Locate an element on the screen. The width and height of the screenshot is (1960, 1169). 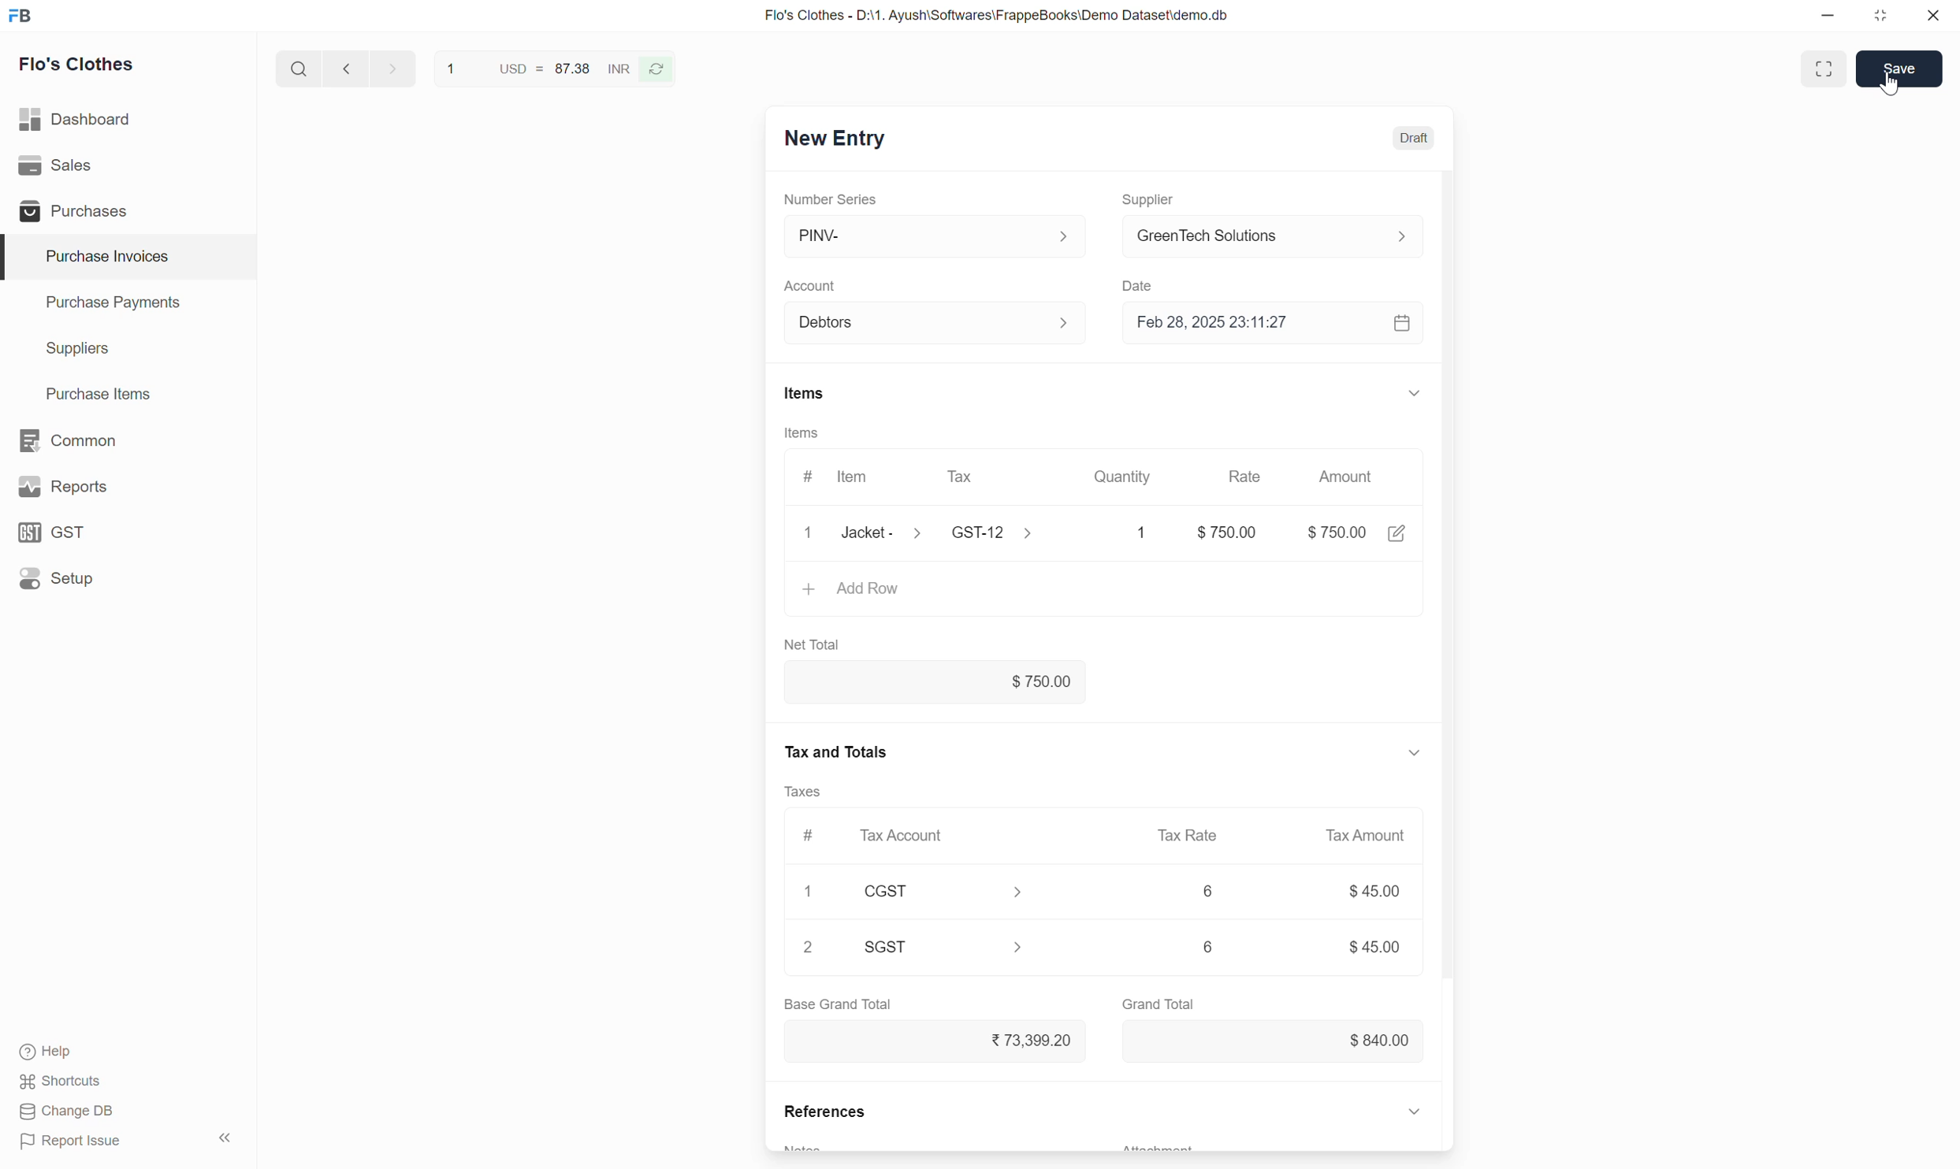
Search is located at coordinates (299, 68).